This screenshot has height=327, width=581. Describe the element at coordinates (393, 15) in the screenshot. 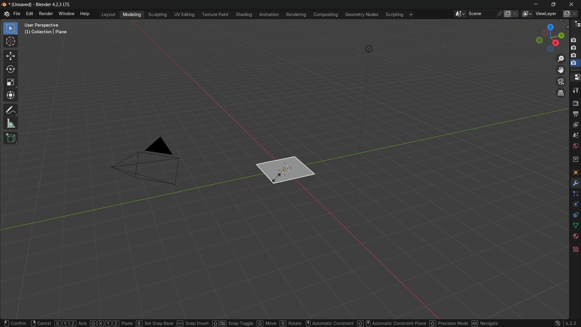

I see `scripting` at that location.